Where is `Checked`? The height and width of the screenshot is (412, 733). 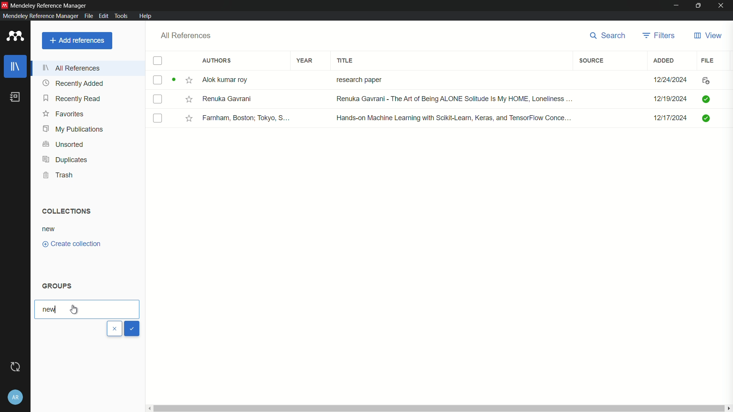
Checked is located at coordinates (706, 98).